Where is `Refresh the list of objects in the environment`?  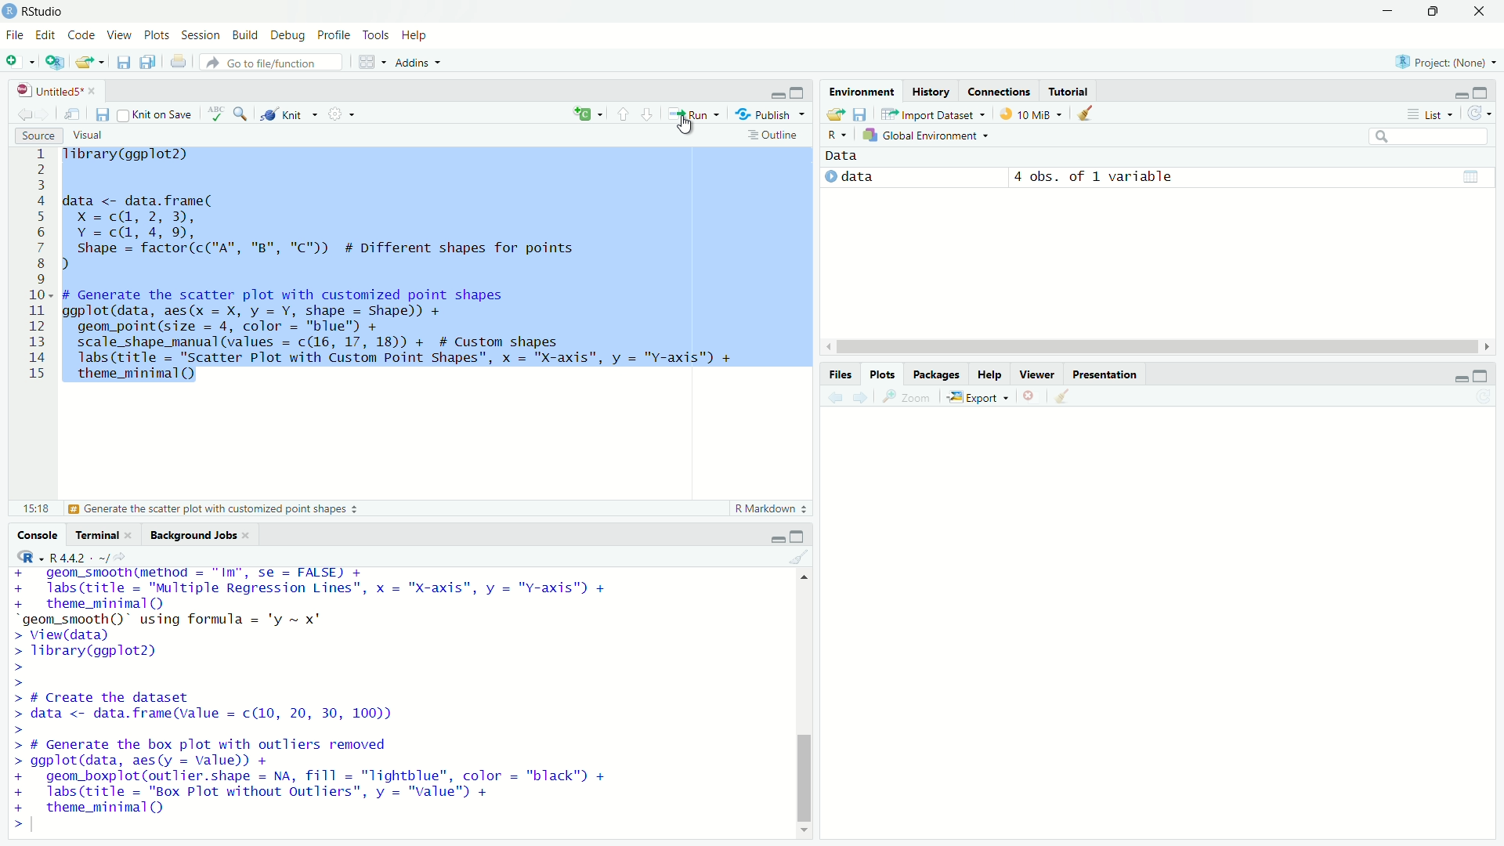
Refresh the list of objects in the environment is located at coordinates (1479, 113).